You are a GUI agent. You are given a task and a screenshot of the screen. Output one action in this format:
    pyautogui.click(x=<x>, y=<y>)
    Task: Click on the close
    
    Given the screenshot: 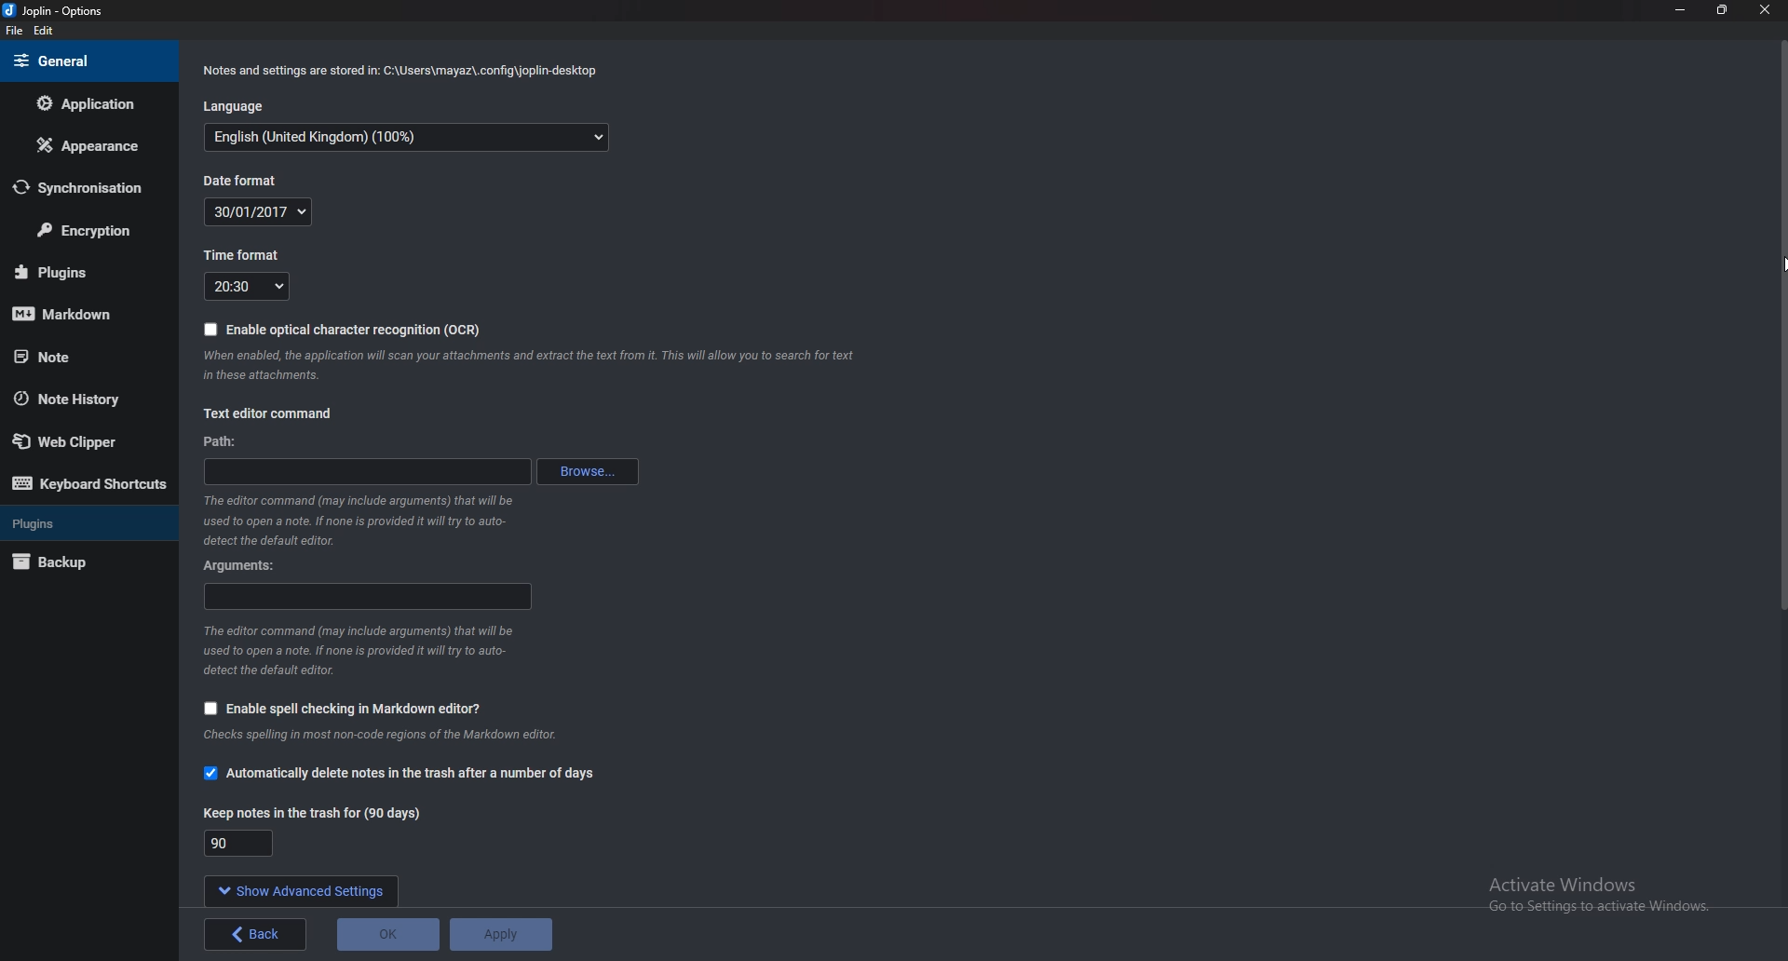 What is the action you would take?
    pyautogui.click(x=1762, y=9)
    